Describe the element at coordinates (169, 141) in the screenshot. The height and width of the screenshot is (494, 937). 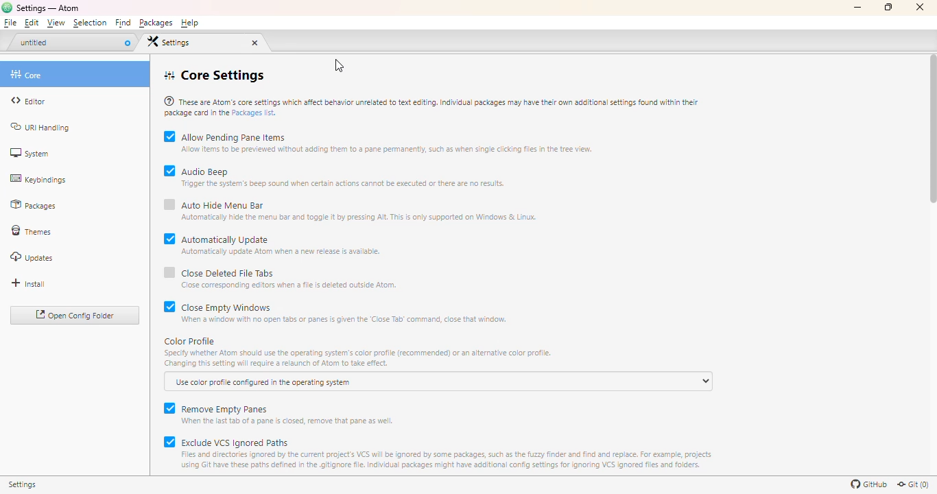
I see `checkbox` at that location.